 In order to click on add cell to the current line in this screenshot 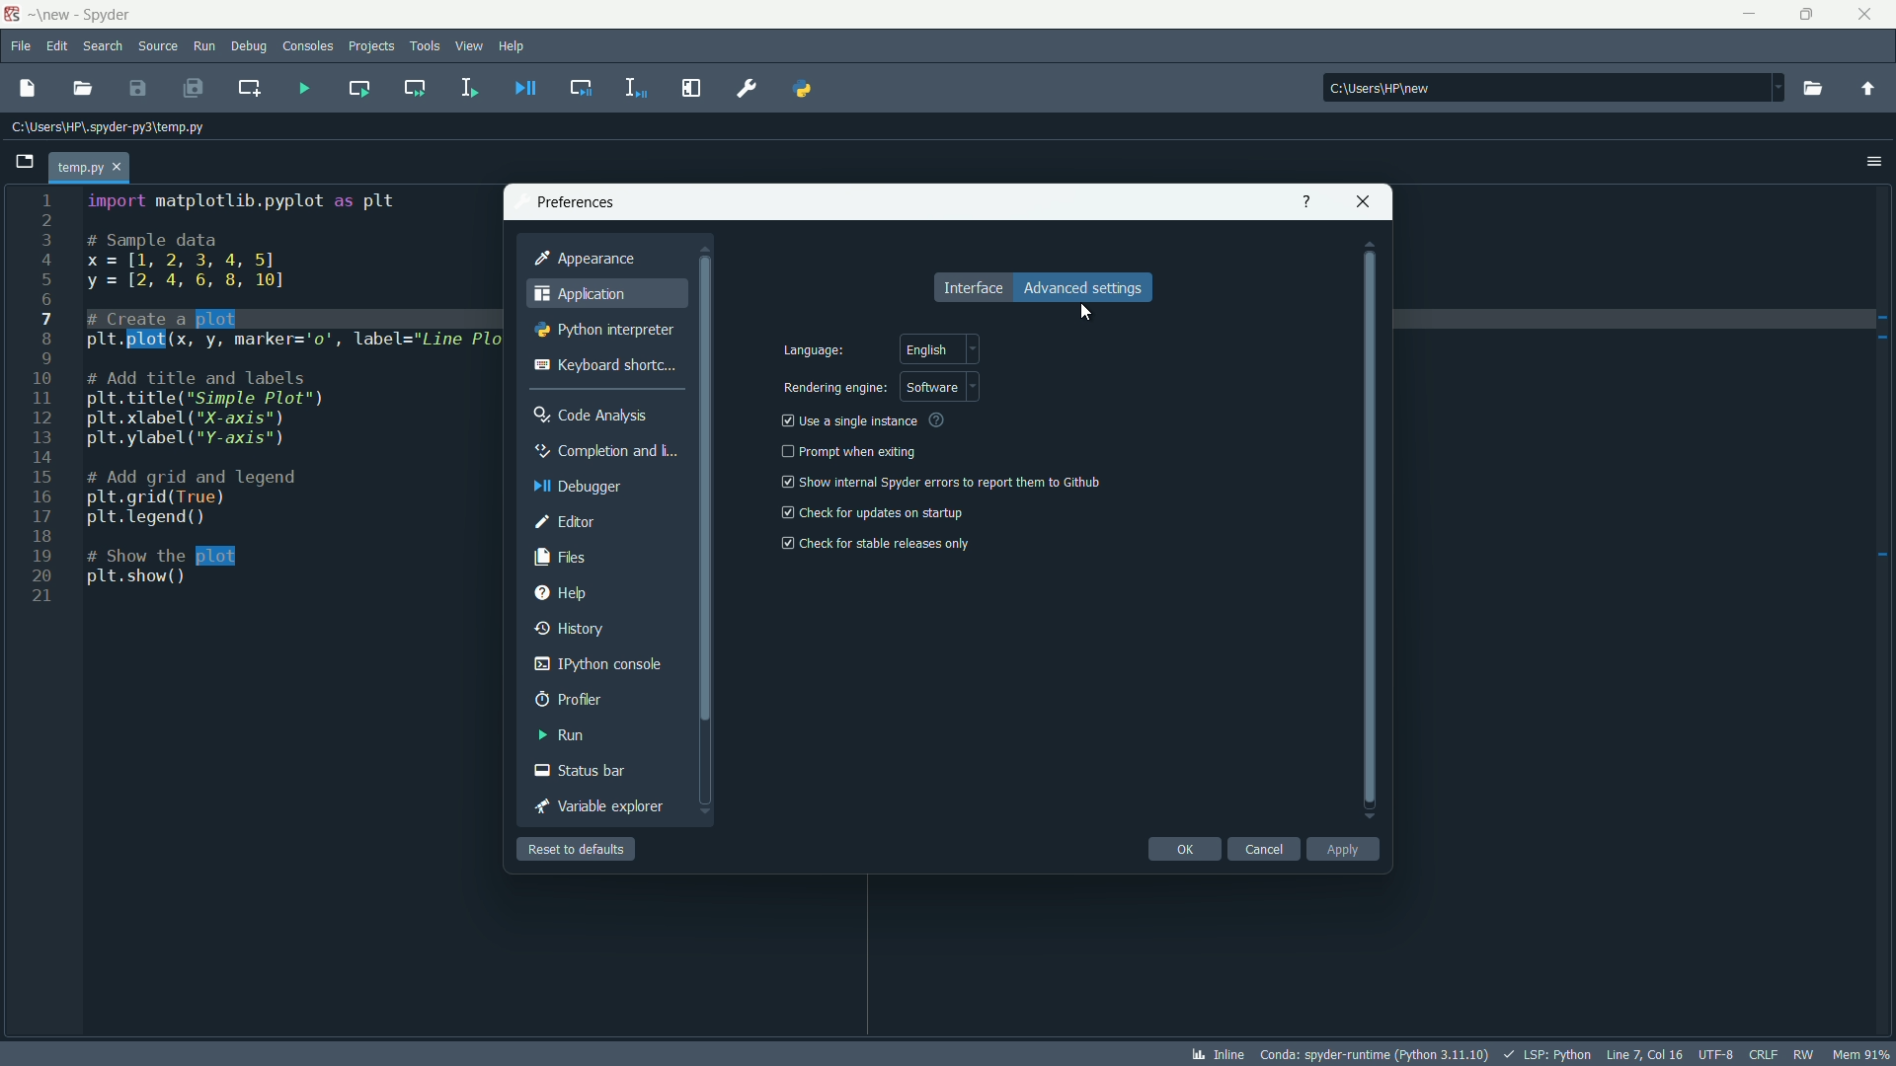, I will do `click(248, 88)`.